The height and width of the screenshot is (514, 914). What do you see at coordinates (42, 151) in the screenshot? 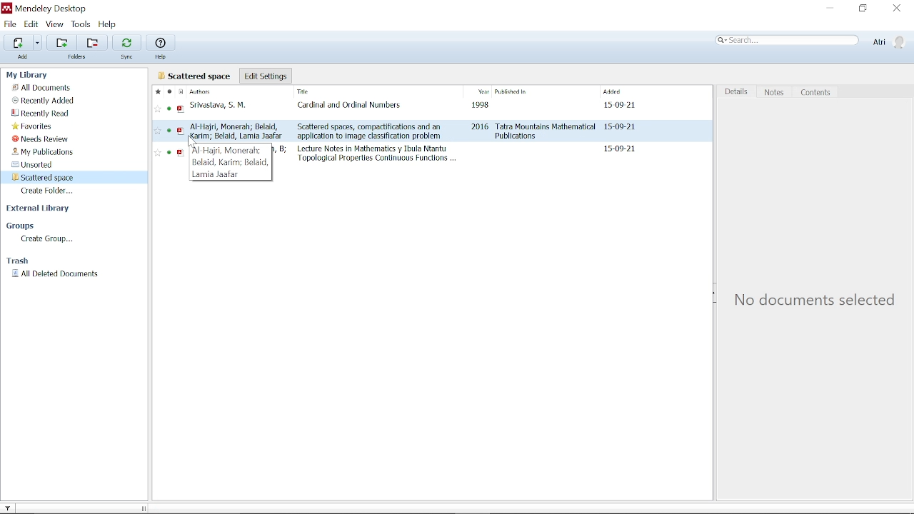
I see `My publications` at bounding box center [42, 151].